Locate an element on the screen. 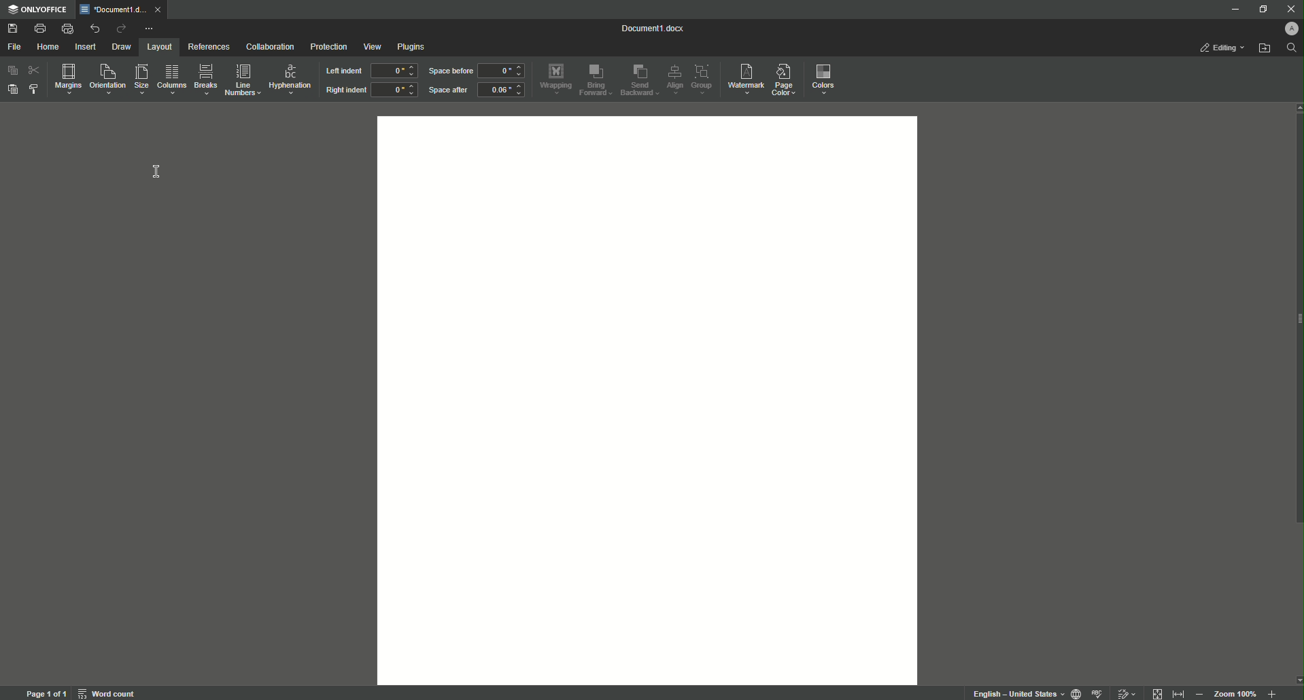  Spell Checking is located at coordinates (1099, 693).